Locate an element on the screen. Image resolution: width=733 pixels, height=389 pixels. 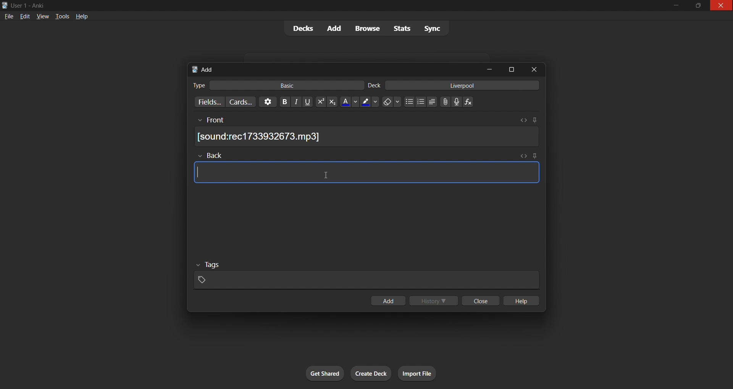
basic card type is located at coordinates (291, 85).